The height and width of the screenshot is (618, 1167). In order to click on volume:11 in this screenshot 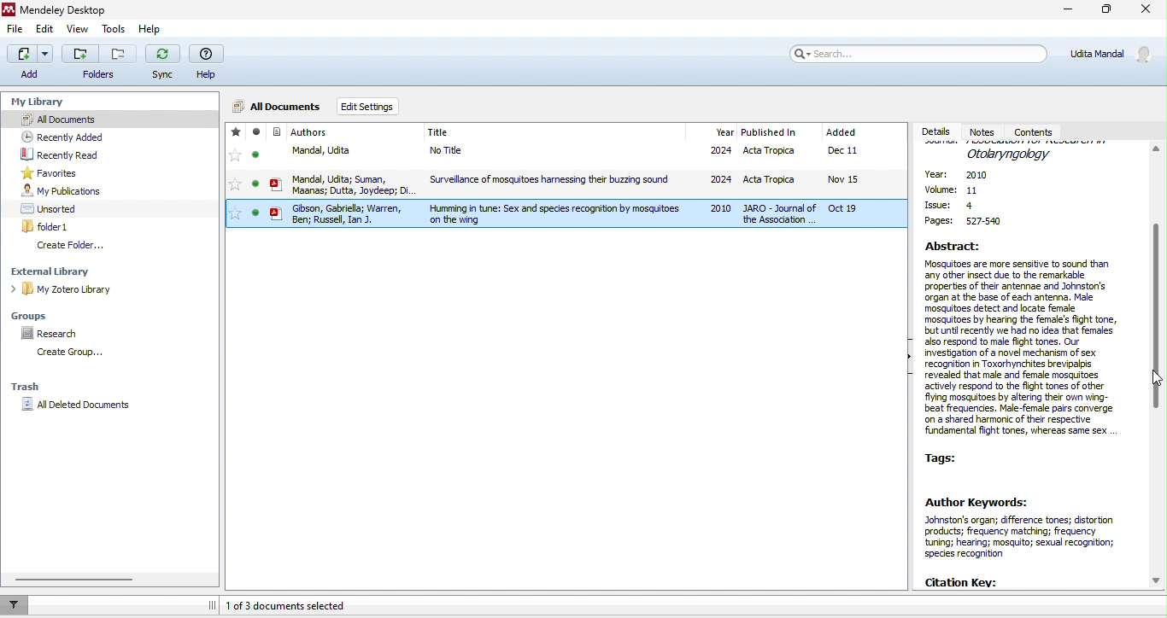, I will do `click(960, 193)`.